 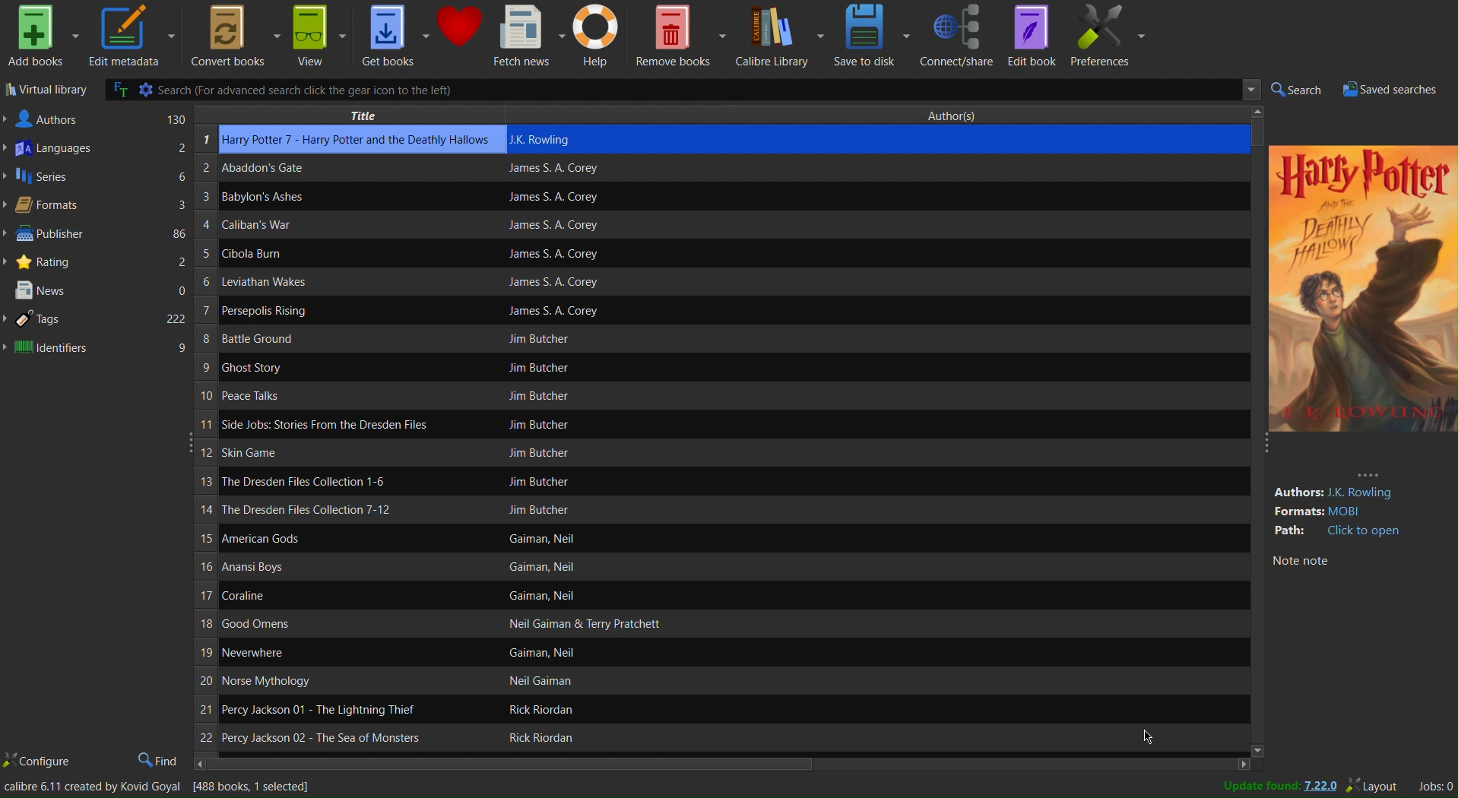 I want to click on Author’s name, so click(x=716, y=340).